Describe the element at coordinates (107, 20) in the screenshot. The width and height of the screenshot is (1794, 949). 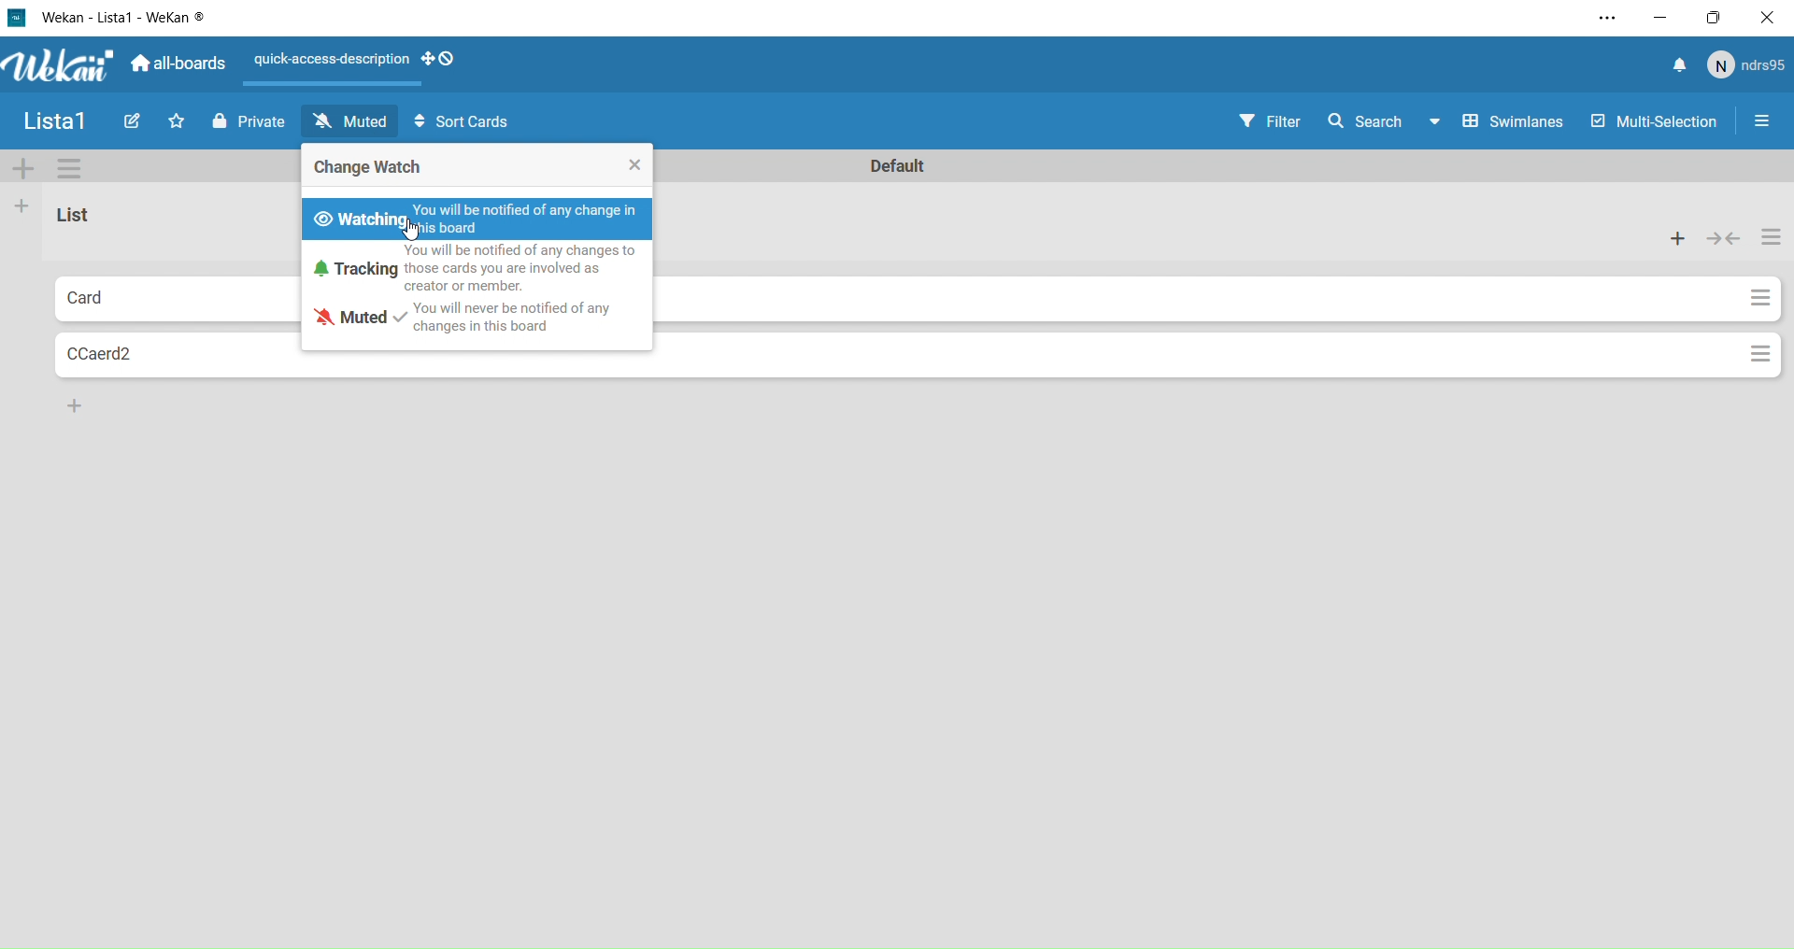
I see `Wekan` at that location.